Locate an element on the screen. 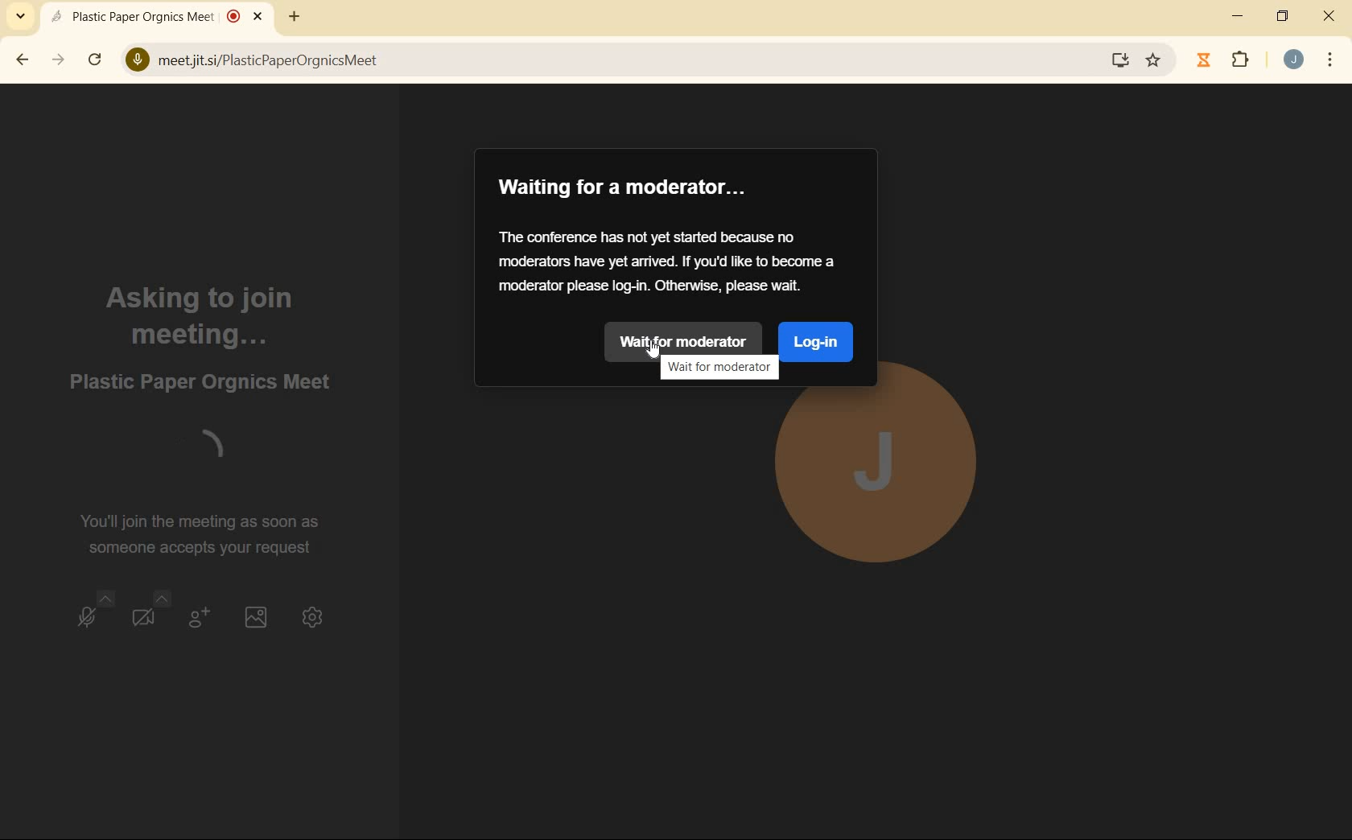 The image size is (1352, 840). settings is located at coordinates (315, 615).